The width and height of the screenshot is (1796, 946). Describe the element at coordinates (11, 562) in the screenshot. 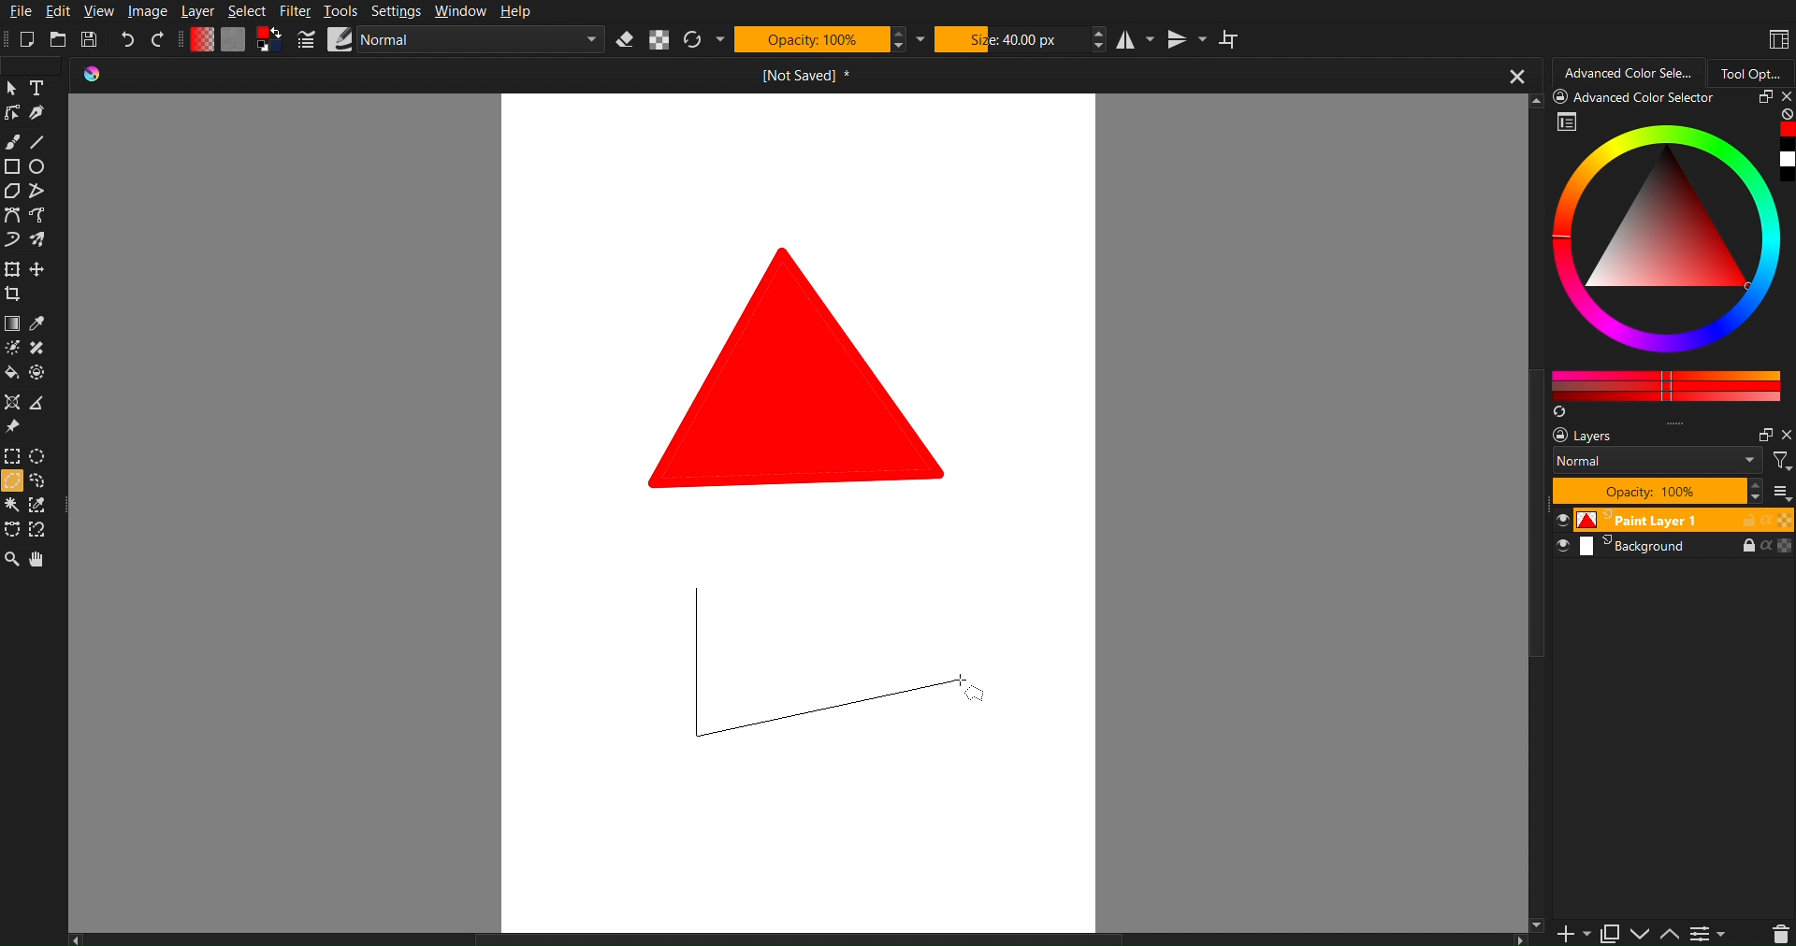

I see `Zoom` at that location.